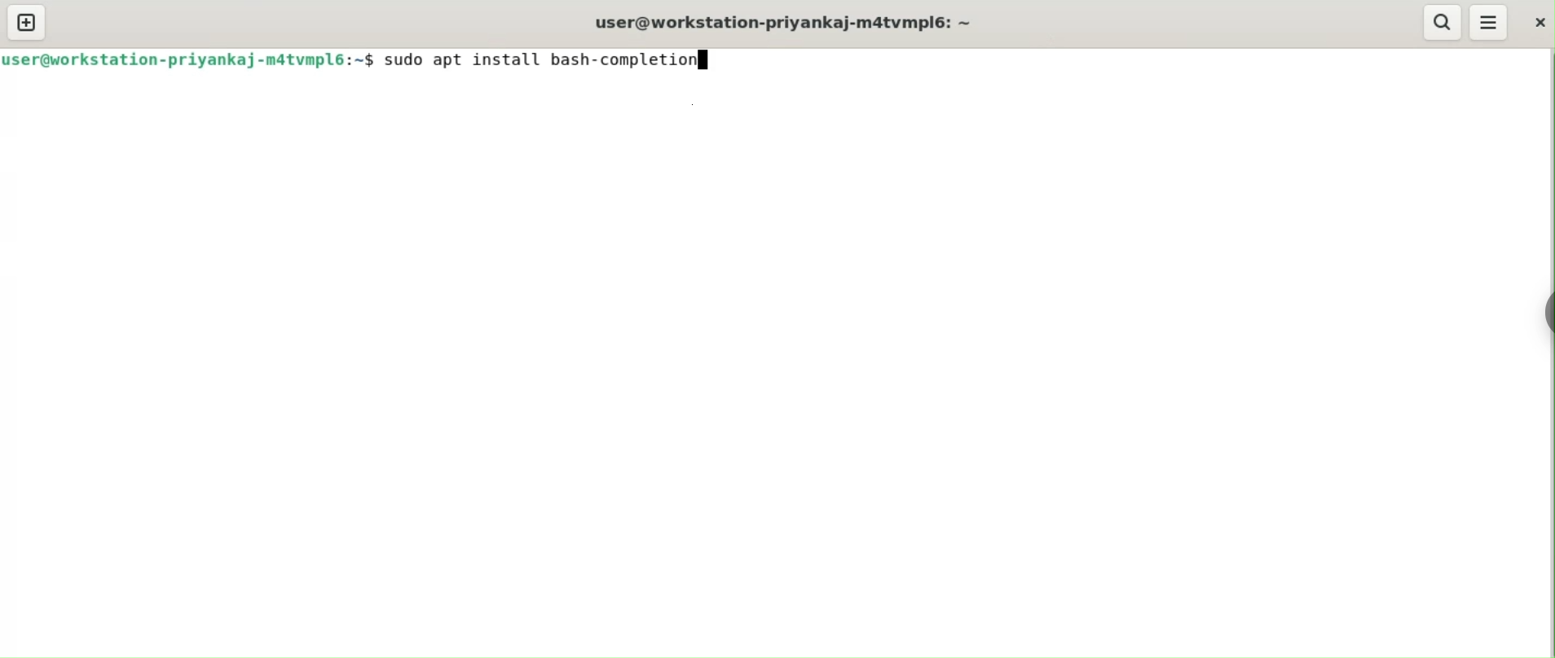 Image resolution: width=1555 pixels, height=658 pixels. What do you see at coordinates (30, 20) in the screenshot?
I see `new tab` at bounding box center [30, 20].